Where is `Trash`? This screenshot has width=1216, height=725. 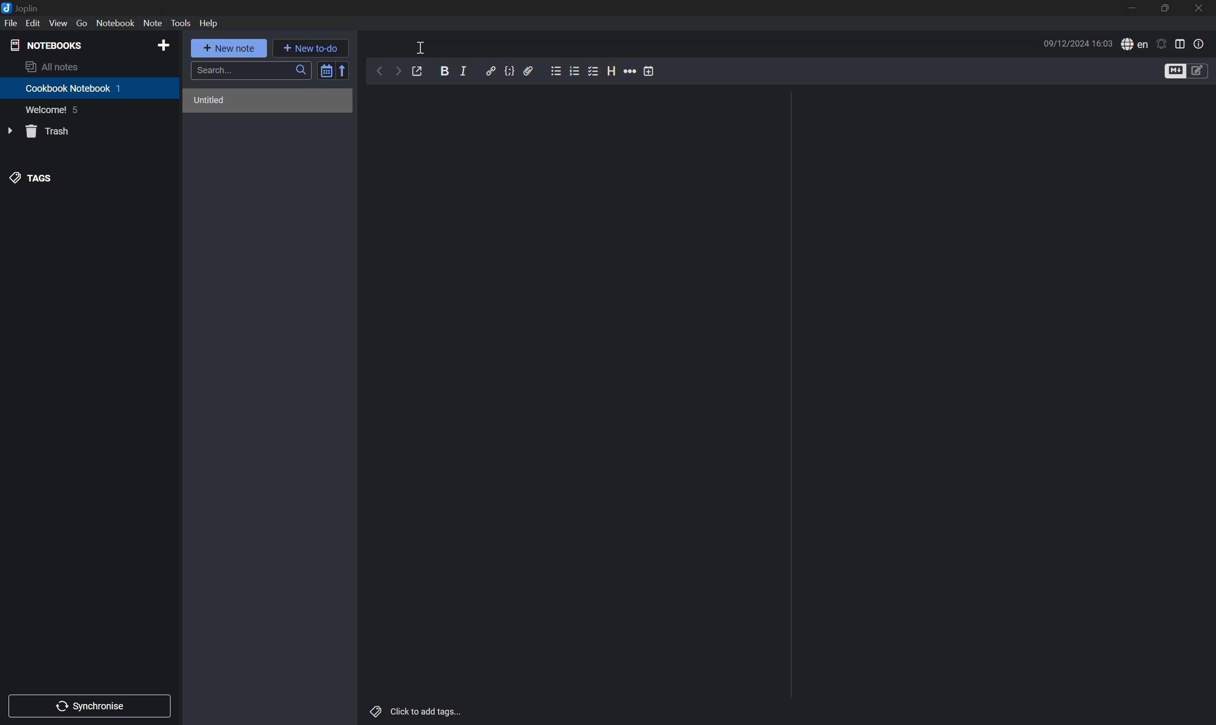 Trash is located at coordinates (50, 130).